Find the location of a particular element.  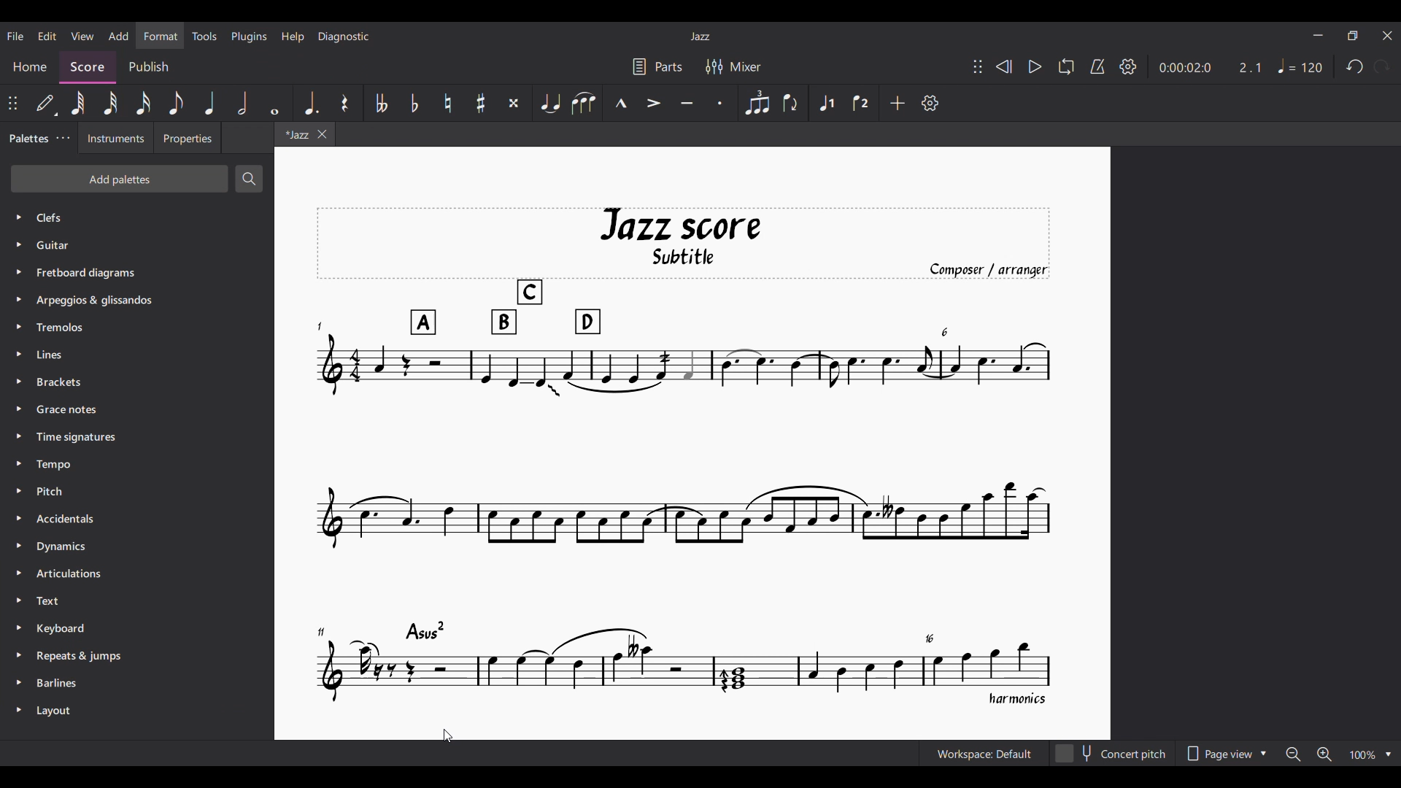

Tempo is located at coordinates (1300, 66).